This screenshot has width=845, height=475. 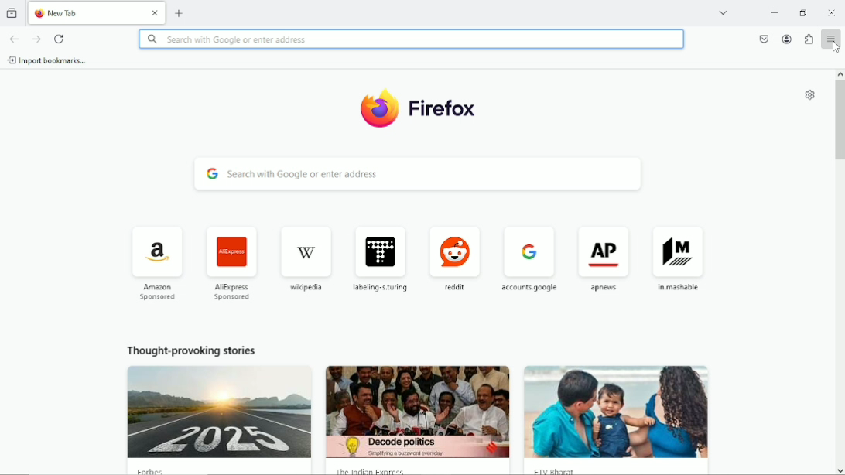 What do you see at coordinates (61, 38) in the screenshot?
I see `reload current page` at bounding box center [61, 38].